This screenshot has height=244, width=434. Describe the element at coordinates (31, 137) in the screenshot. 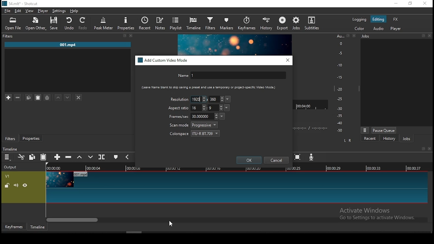

I see `properties` at that location.